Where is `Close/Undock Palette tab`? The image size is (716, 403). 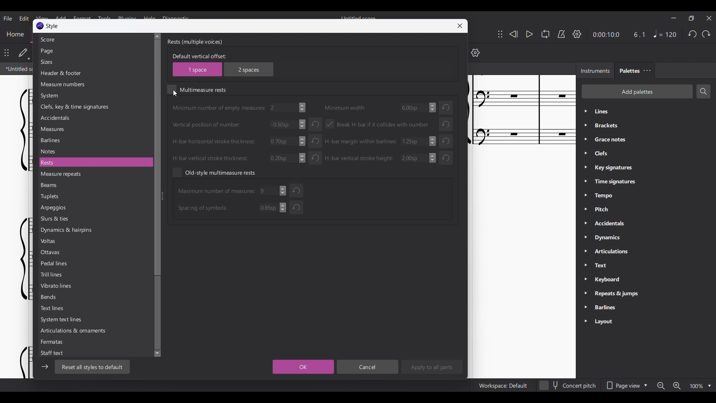 Close/Undock Palette tab is located at coordinates (647, 71).